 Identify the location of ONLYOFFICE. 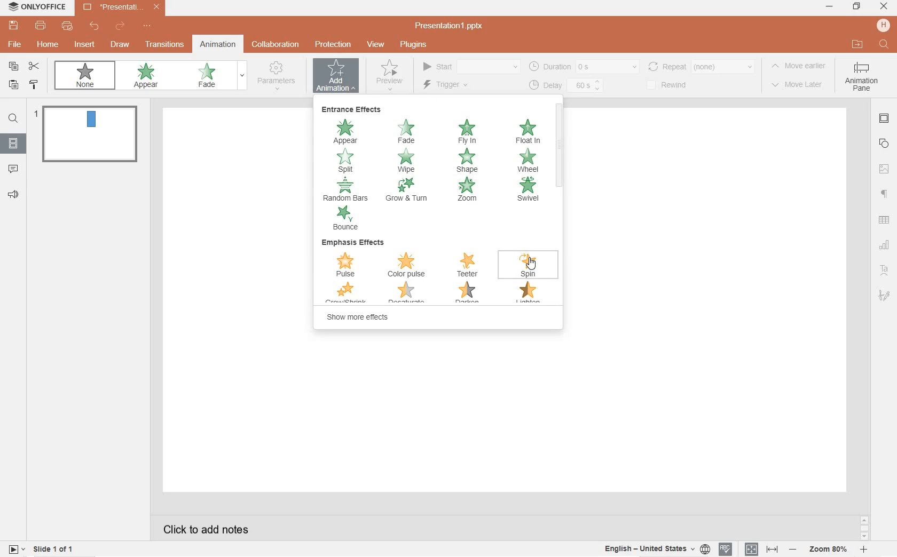
(38, 9).